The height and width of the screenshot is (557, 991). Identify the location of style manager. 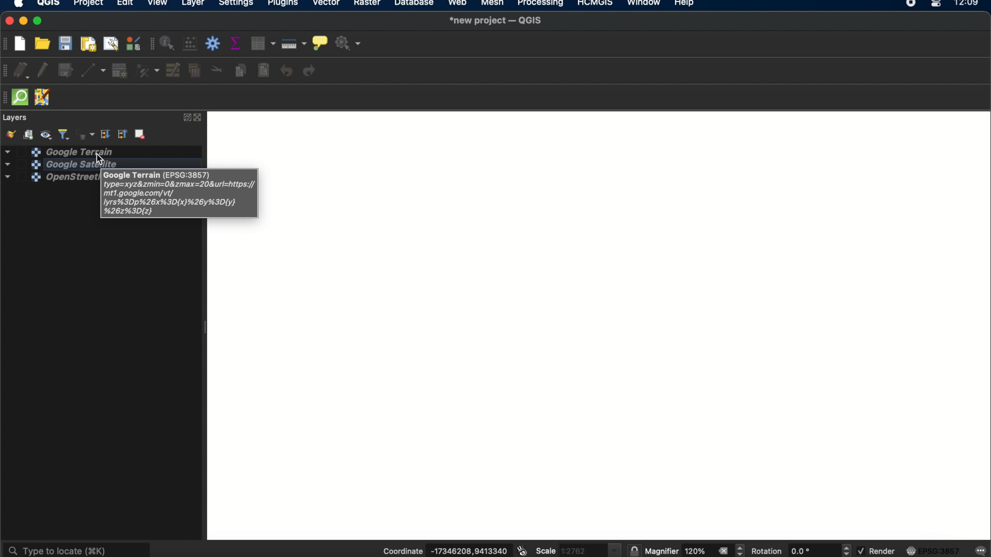
(133, 44).